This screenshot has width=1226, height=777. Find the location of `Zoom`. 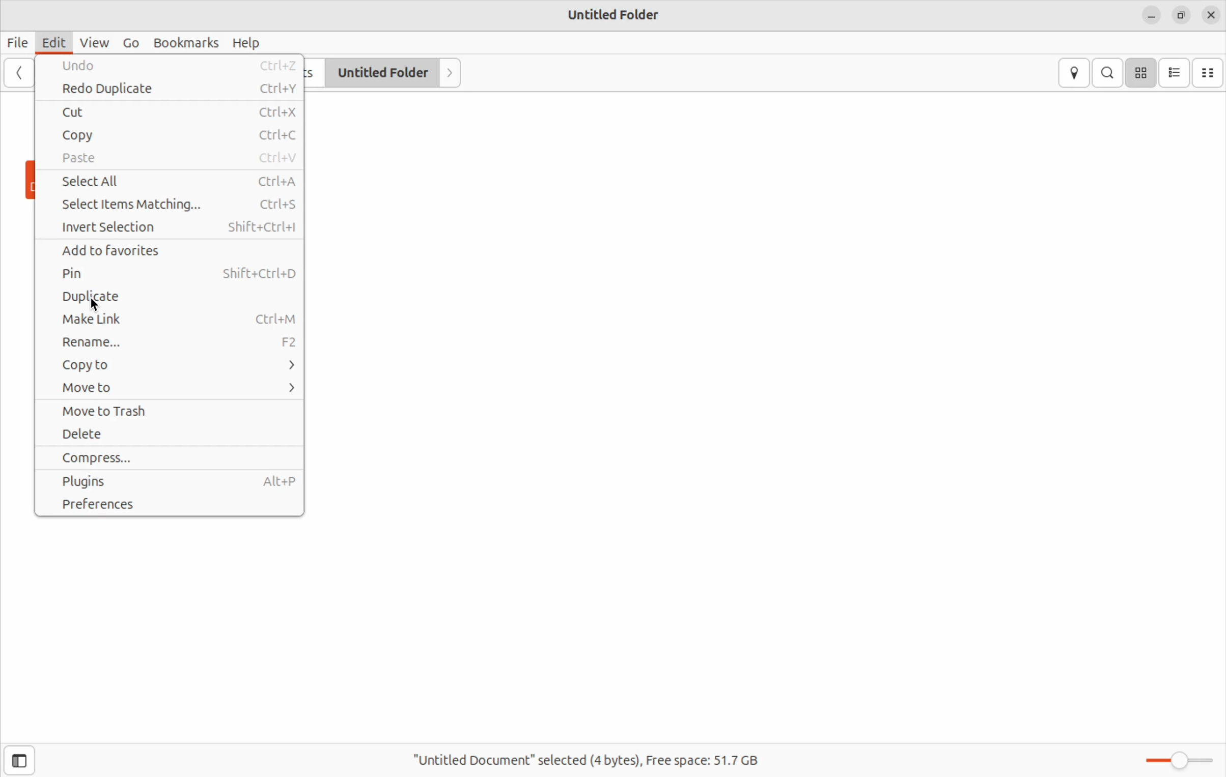

Zoom is located at coordinates (1179, 760).